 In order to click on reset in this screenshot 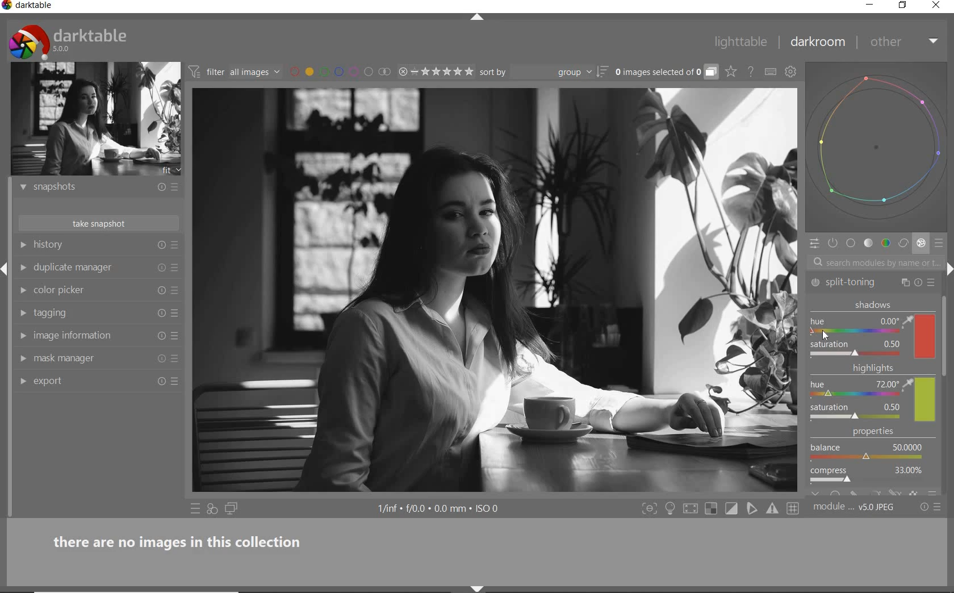, I will do `click(161, 289)`.